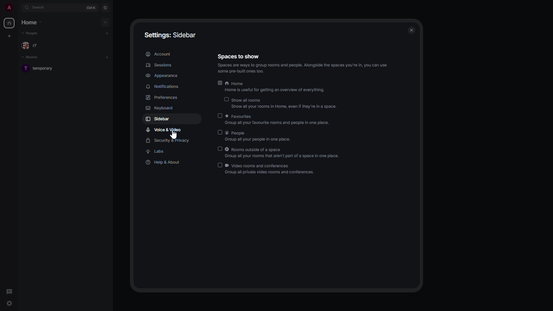 This screenshot has width=553, height=311. I want to click on help & about, so click(164, 163).